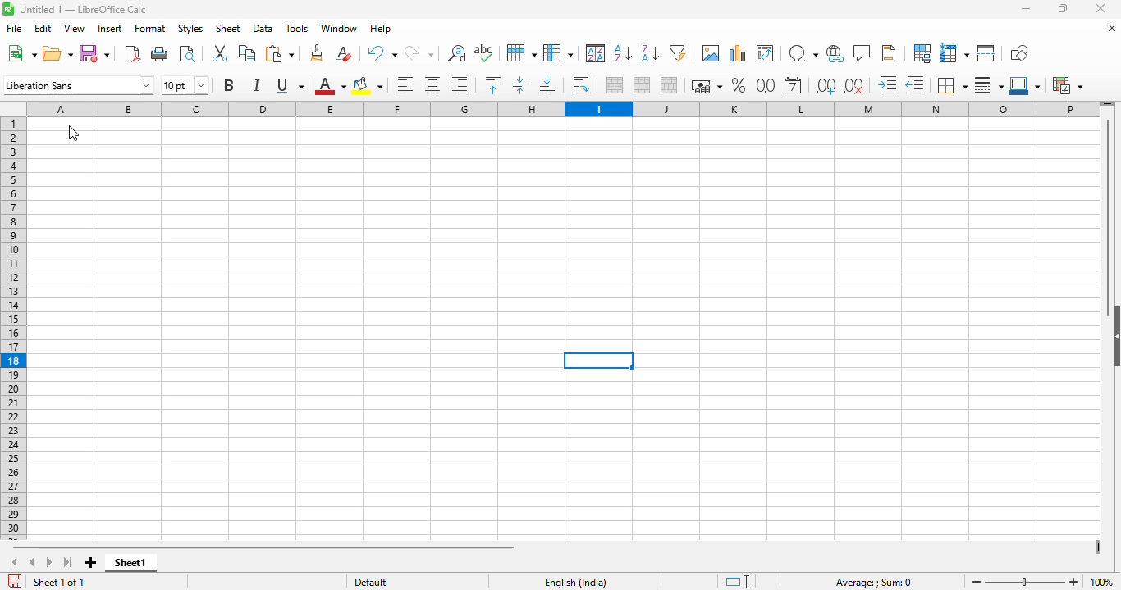 Image resolution: width=1121 pixels, height=590 pixels. I want to click on vertical scroll bar, so click(1109, 215).